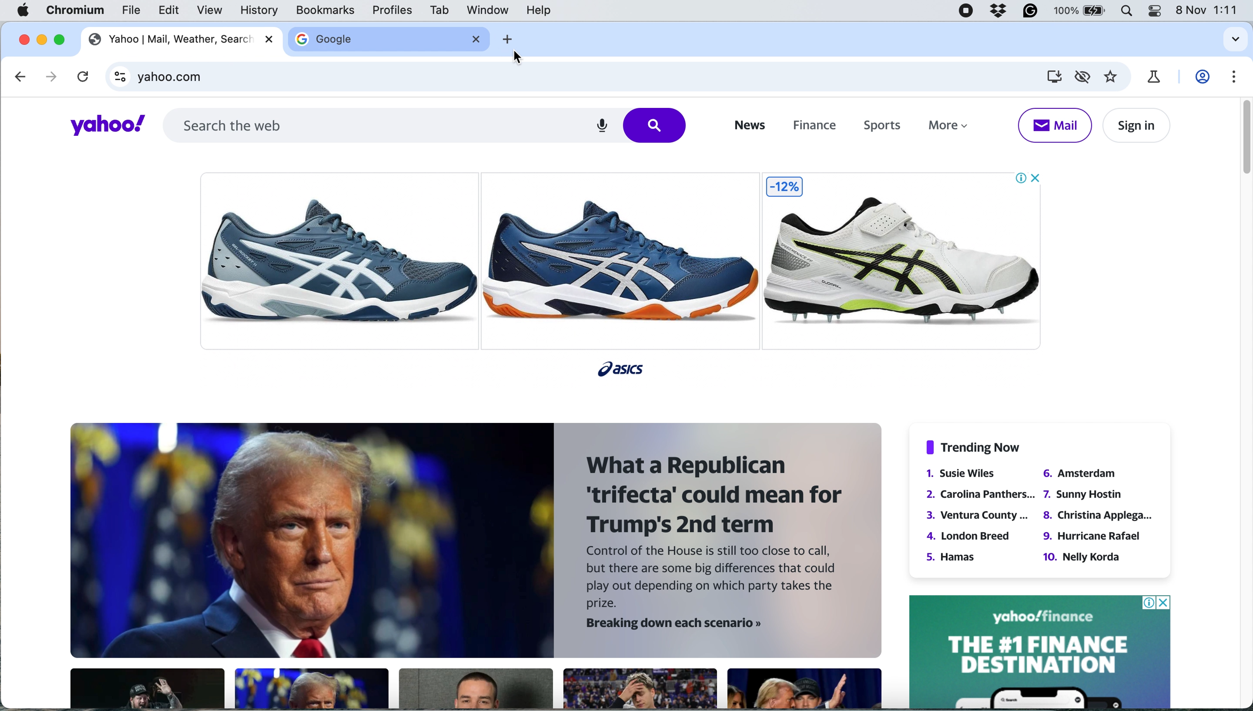 The image size is (1253, 711). What do you see at coordinates (488, 10) in the screenshot?
I see `window` at bounding box center [488, 10].